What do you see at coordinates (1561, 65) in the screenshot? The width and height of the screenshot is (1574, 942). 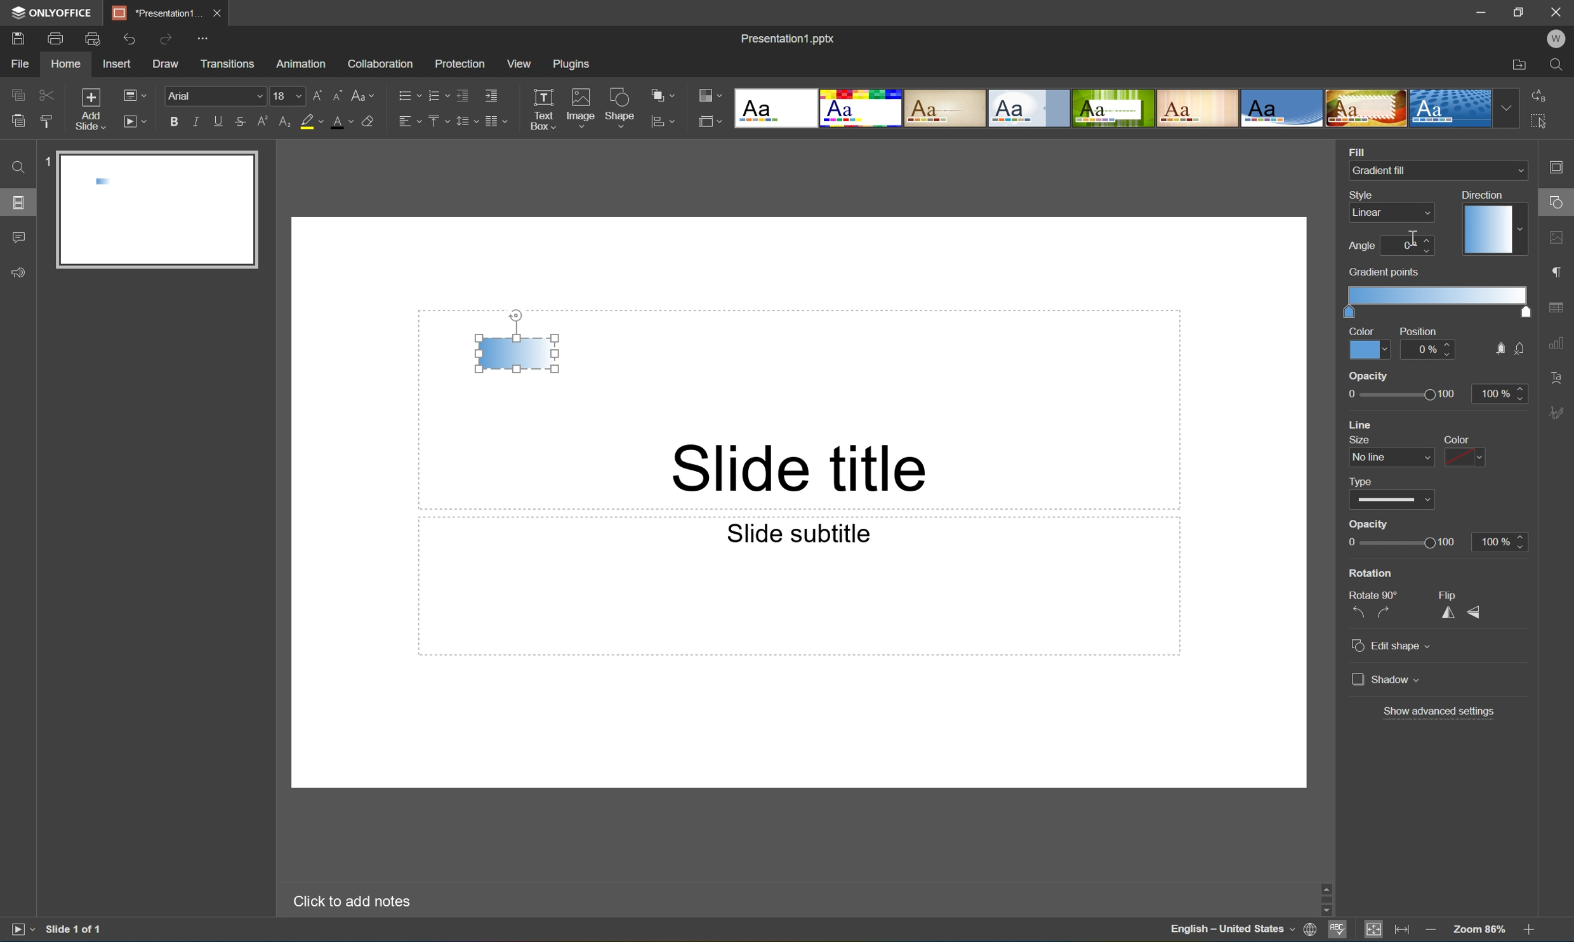 I see `Find` at bounding box center [1561, 65].